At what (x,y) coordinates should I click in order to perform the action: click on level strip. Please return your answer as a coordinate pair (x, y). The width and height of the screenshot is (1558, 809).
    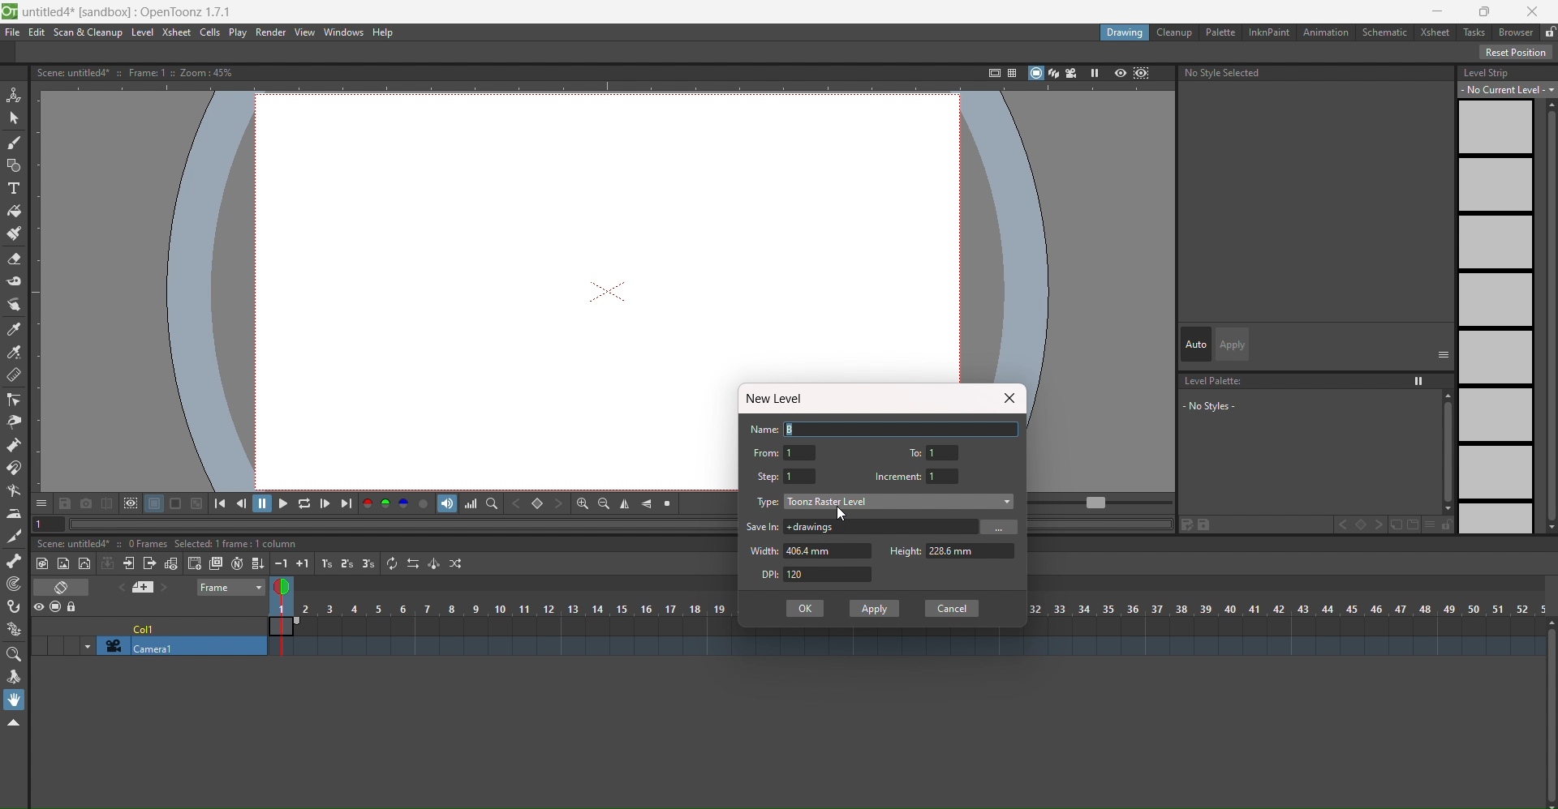
    Looking at the image, I should click on (1487, 72).